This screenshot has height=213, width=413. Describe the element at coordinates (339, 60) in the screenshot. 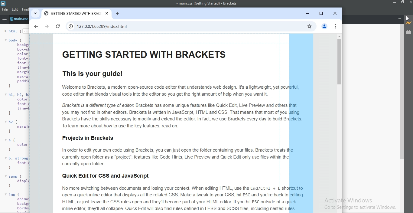

I see `scroll bar` at that location.